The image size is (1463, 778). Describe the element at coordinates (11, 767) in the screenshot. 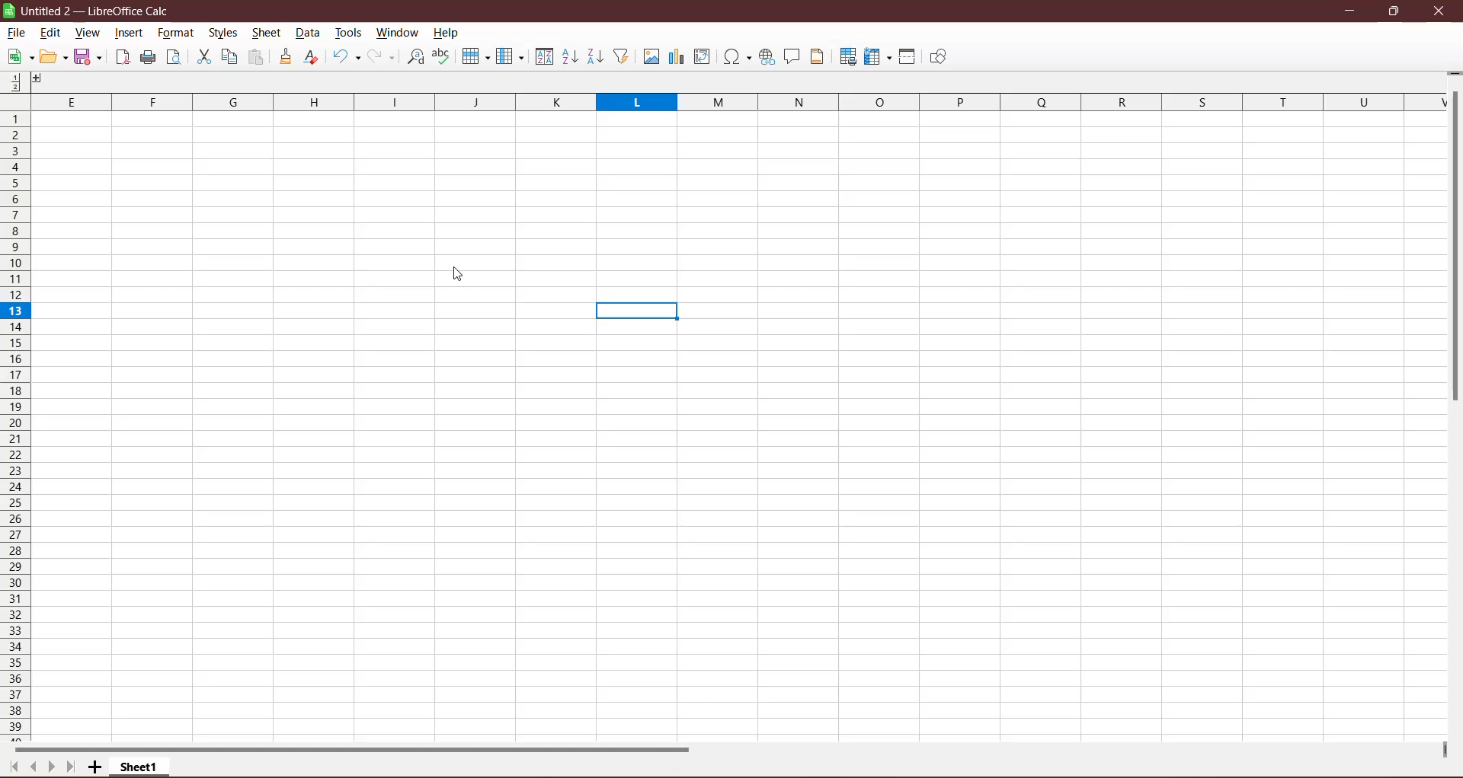

I see `Scroll to first page` at that location.